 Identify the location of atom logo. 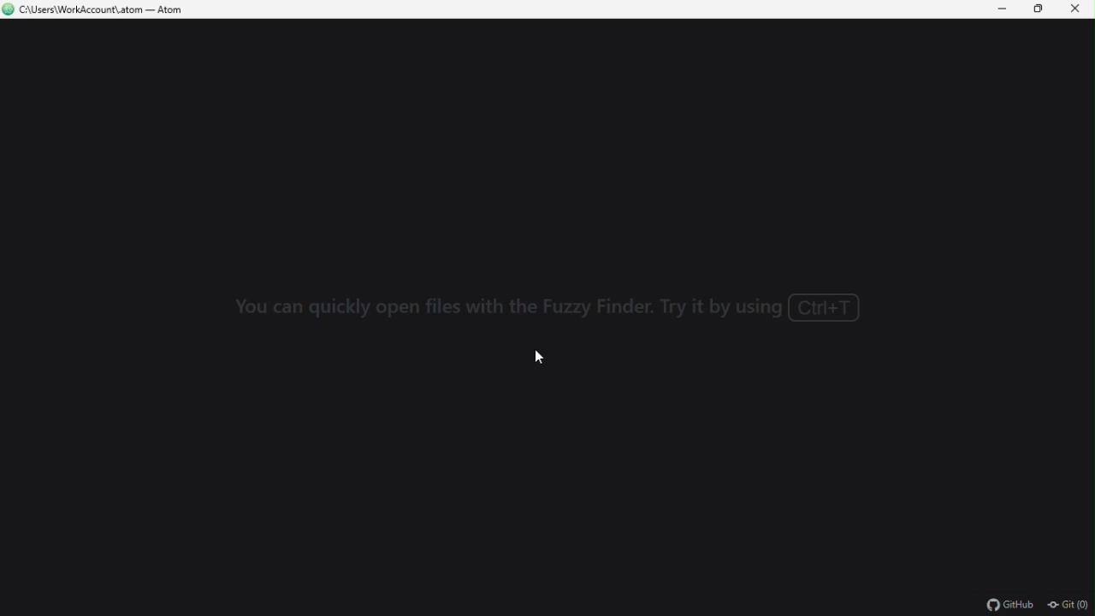
(9, 9).